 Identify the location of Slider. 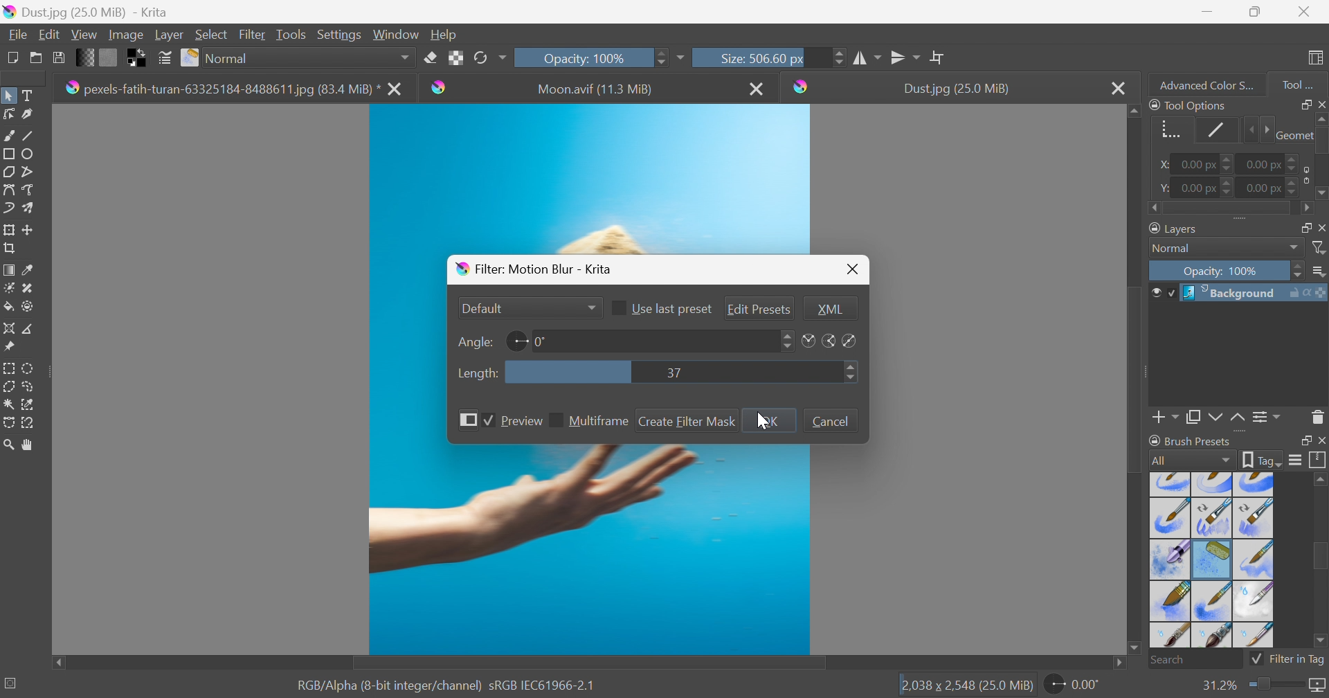
(1321, 157).